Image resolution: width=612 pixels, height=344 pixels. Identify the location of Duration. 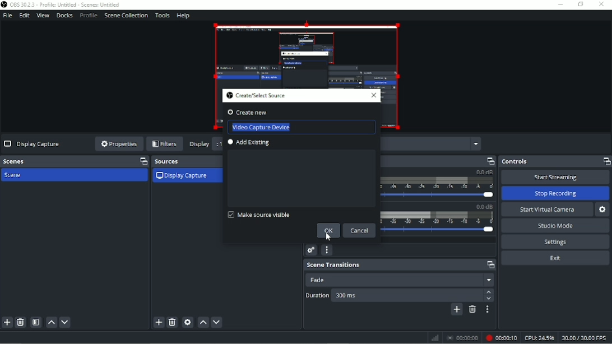
(317, 295).